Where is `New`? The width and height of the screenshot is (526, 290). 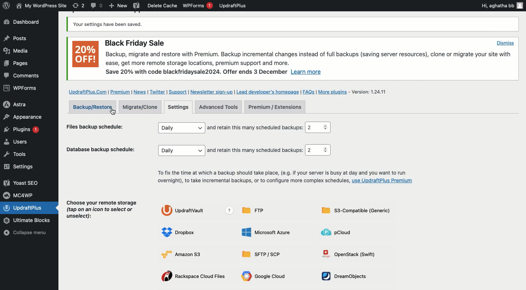
New is located at coordinates (118, 6).